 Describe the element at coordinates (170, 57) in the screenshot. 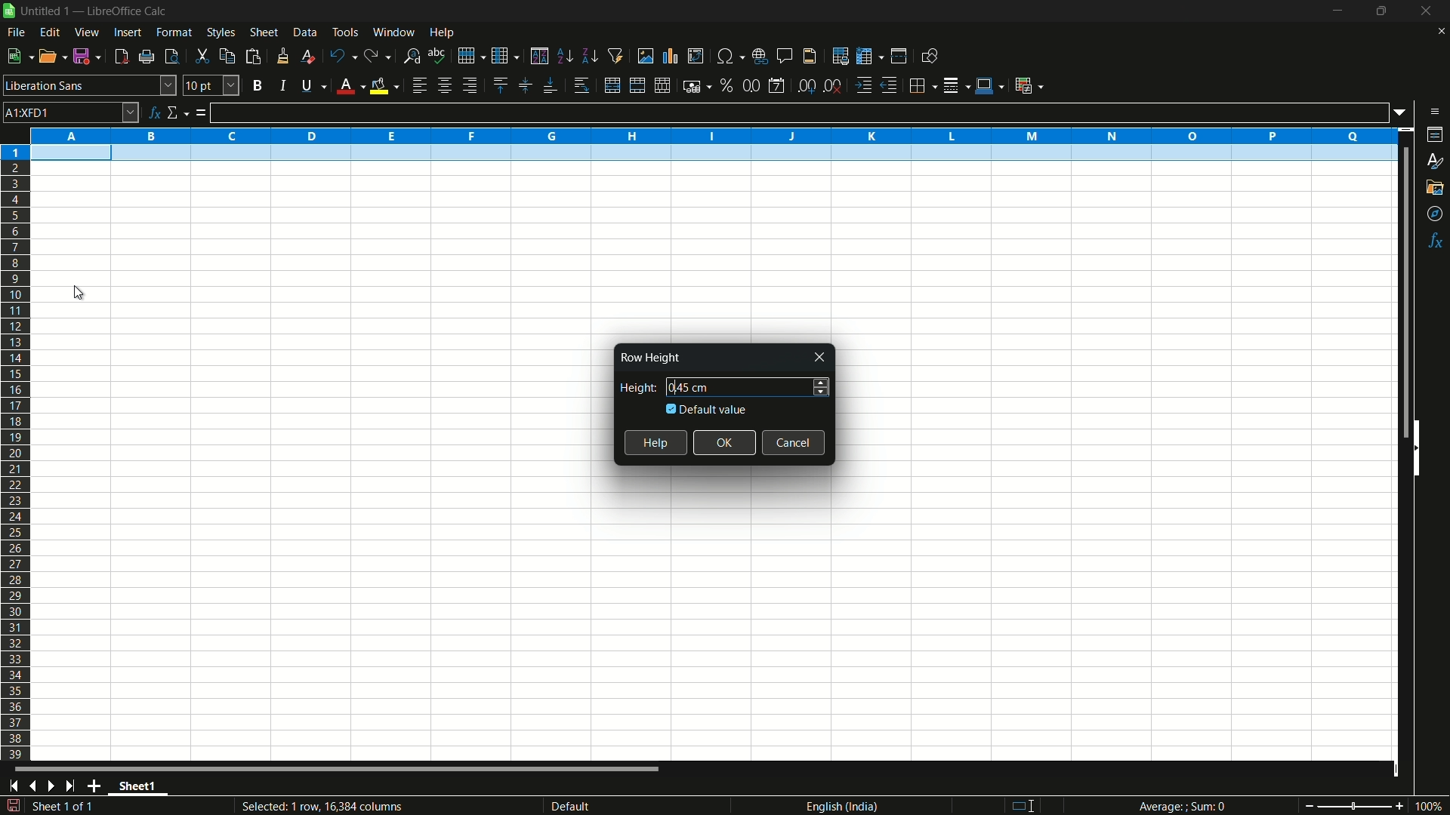

I see `toggle print review` at that location.